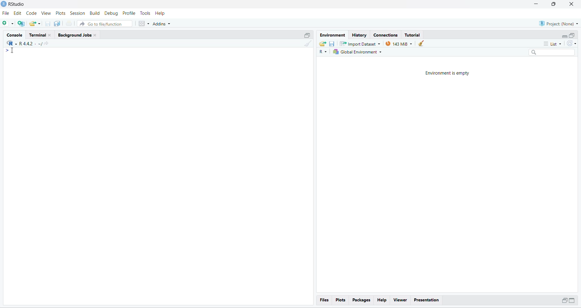 The image size is (581, 308). What do you see at coordinates (5, 51) in the screenshot?
I see `>` at bounding box center [5, 51].